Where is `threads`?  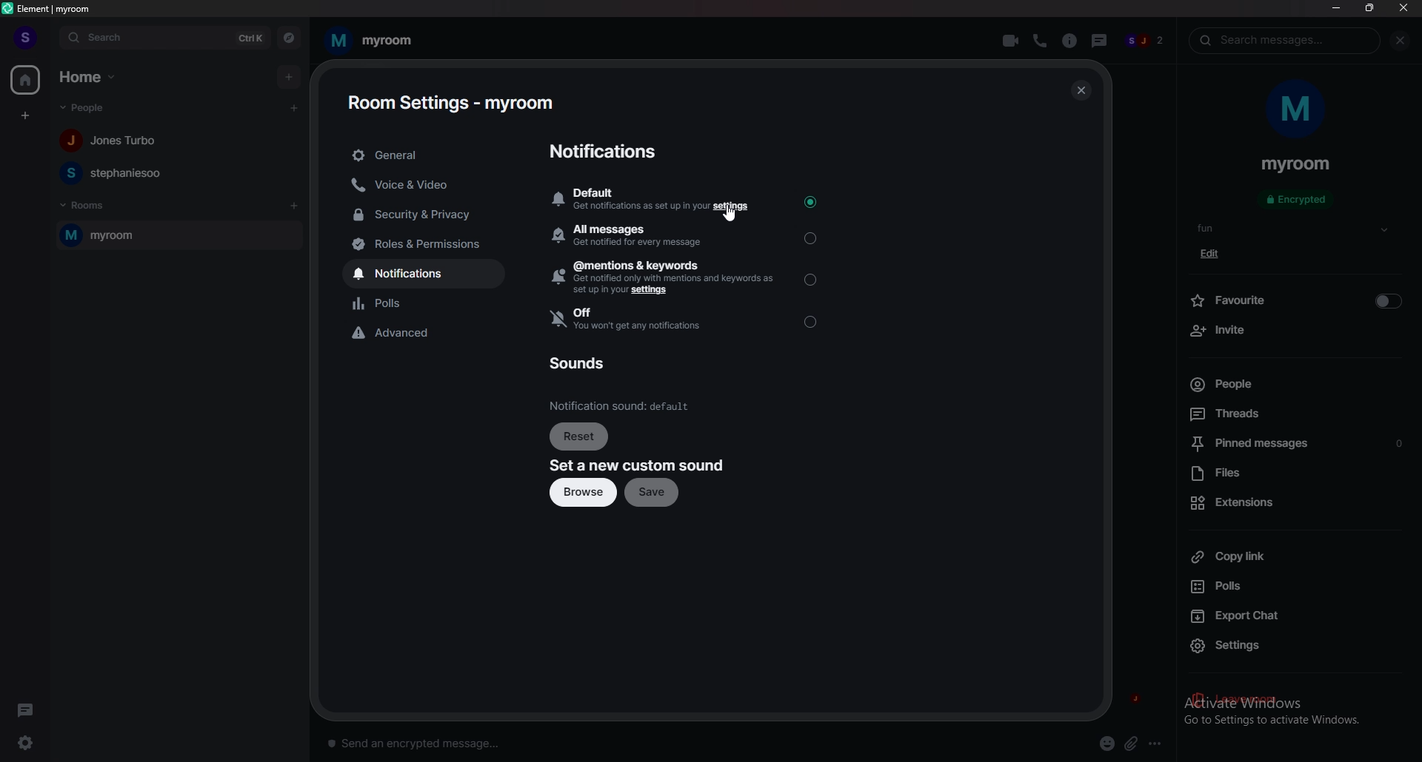
threads is located at coordinates (25, 708).